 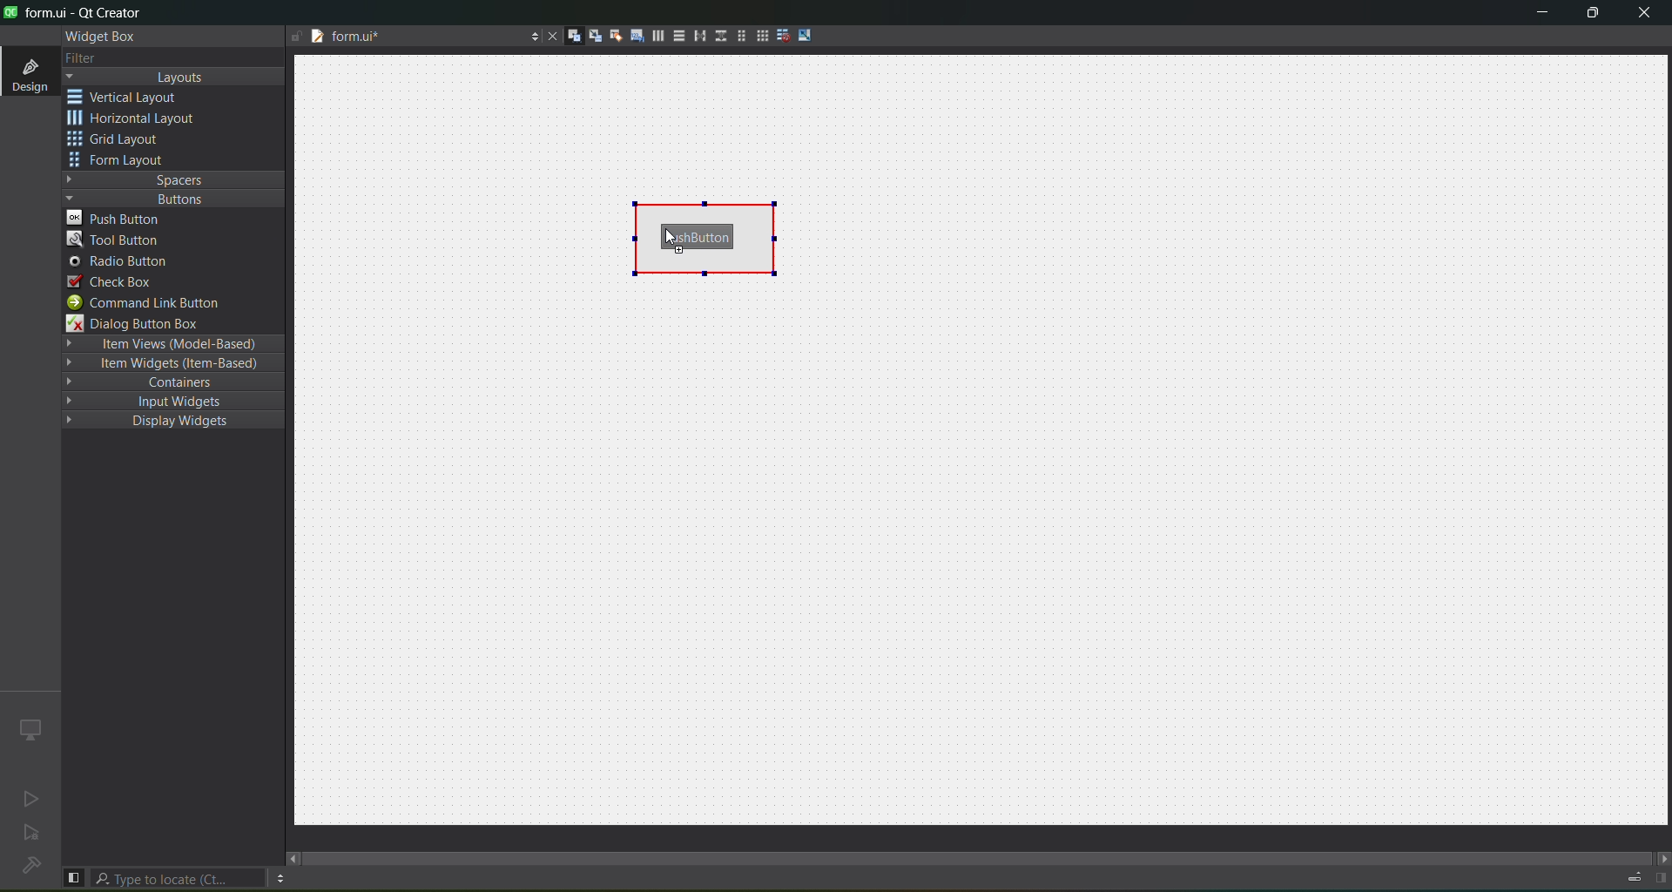 I want to click on options, so click(x=530, y=34).